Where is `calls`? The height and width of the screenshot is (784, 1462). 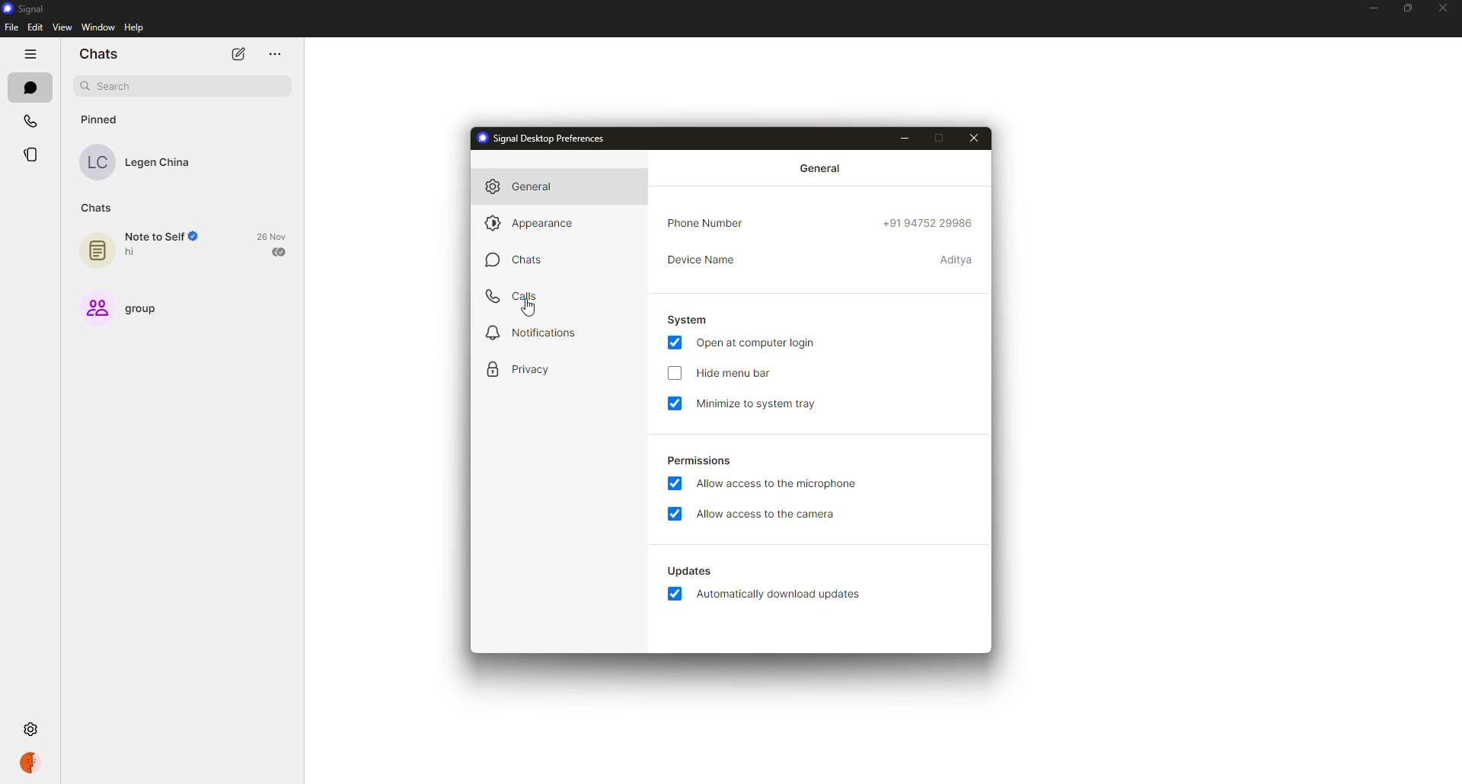
calls is located at coordinates (517, 295).